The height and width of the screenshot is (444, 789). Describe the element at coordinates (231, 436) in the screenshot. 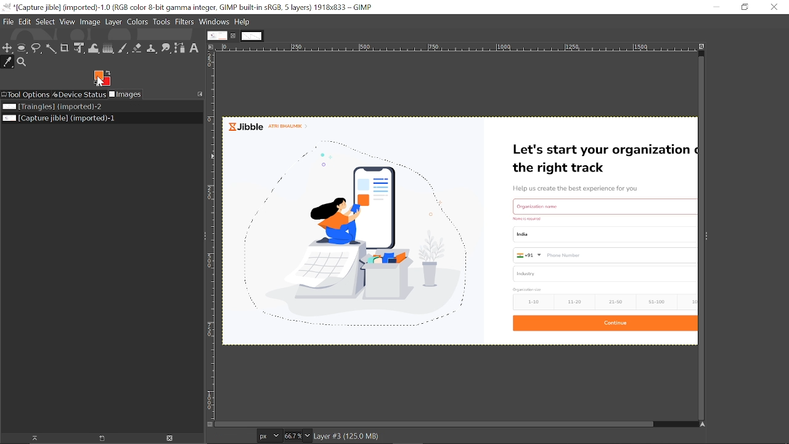

I see `1116,736` at that location.